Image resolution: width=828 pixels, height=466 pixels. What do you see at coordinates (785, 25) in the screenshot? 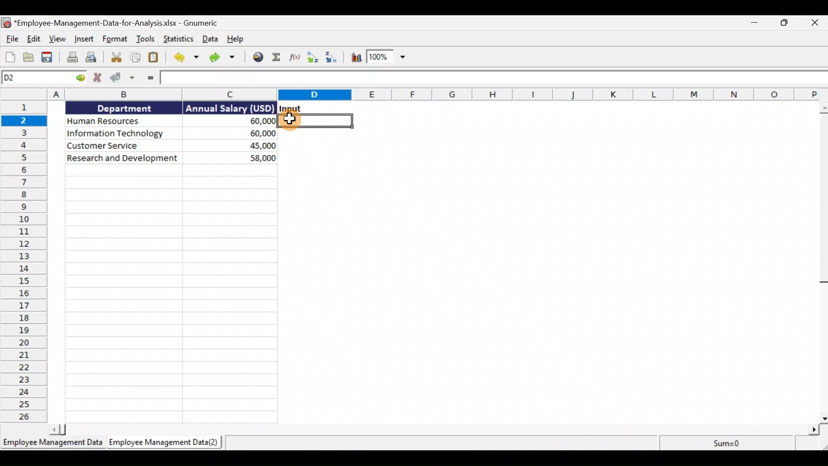
I see `Maximise` at bounding box center [785, 25].